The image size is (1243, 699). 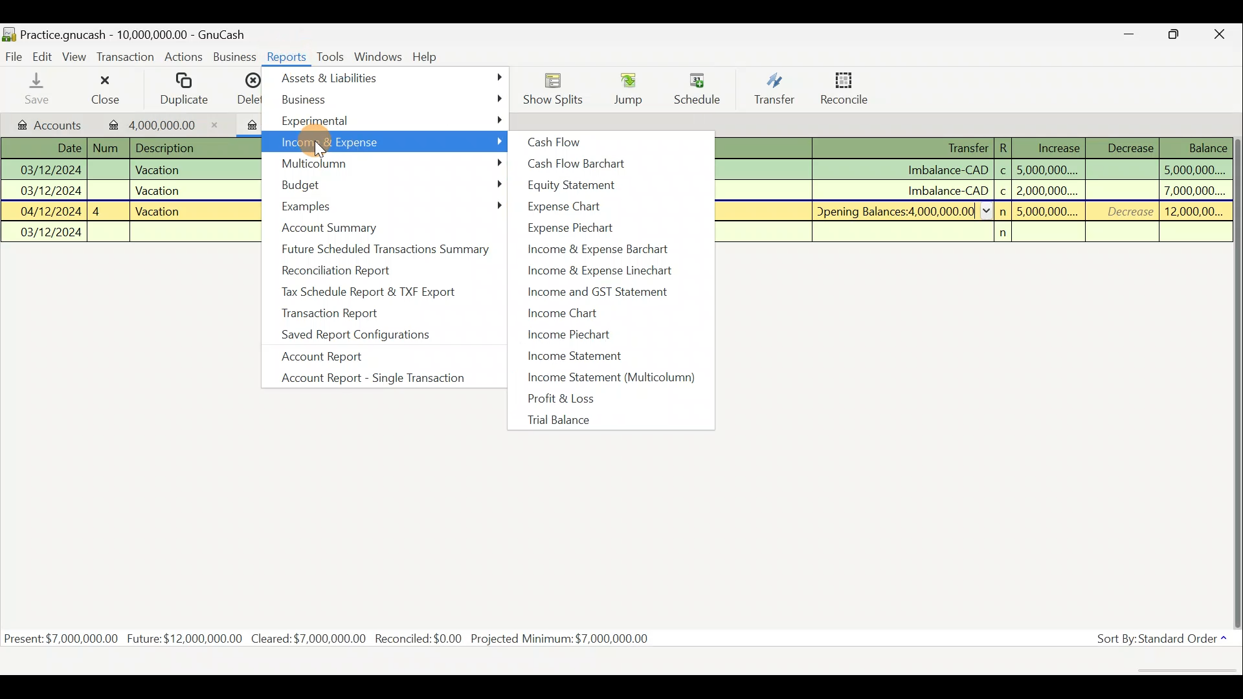 What do you see at coordinates (370, 293) in the screenshot?
I see `Tax schedule report & TXF export` at bounding box center [370, 293].